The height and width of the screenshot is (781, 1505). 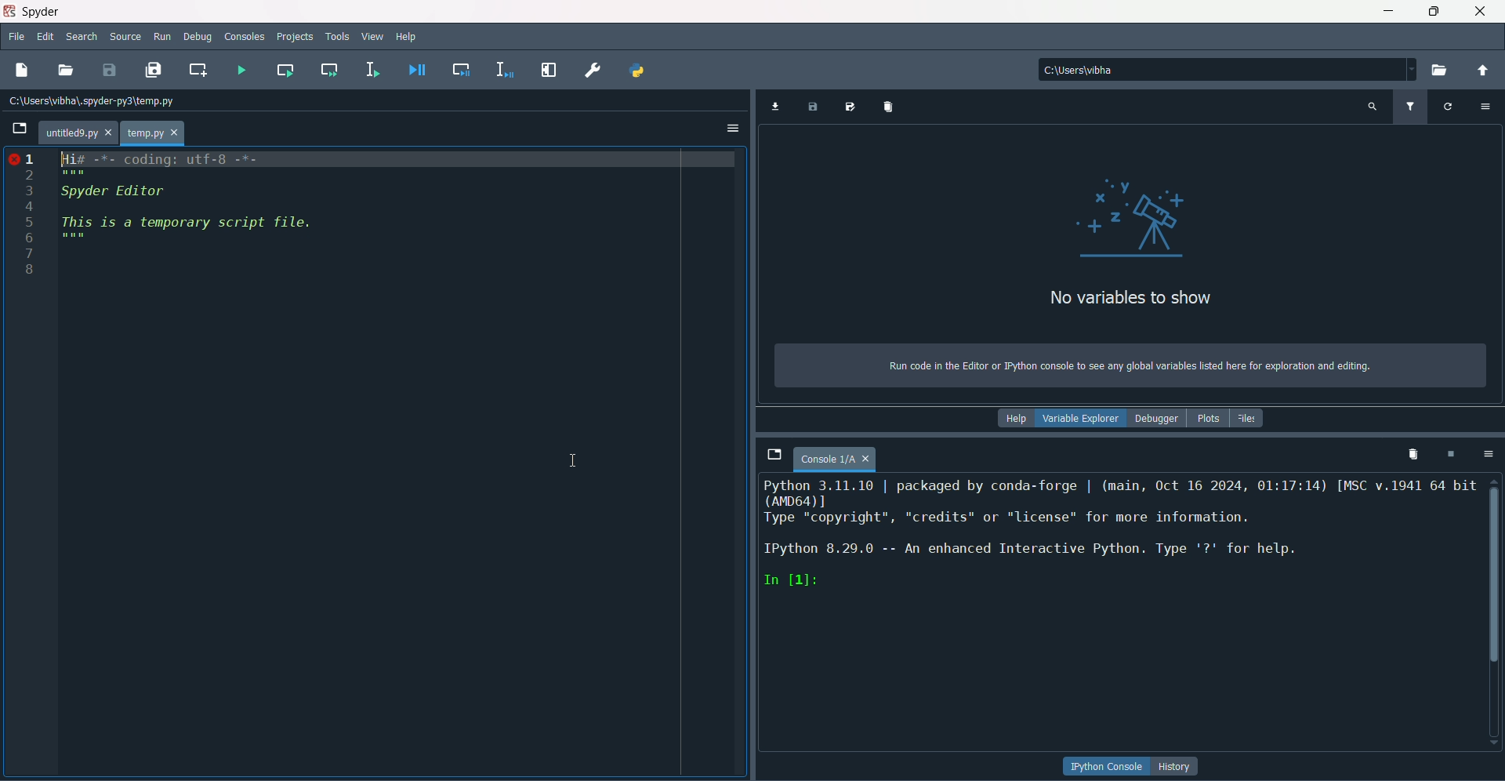 I want to click on Open file, so click(x=19, y=130).